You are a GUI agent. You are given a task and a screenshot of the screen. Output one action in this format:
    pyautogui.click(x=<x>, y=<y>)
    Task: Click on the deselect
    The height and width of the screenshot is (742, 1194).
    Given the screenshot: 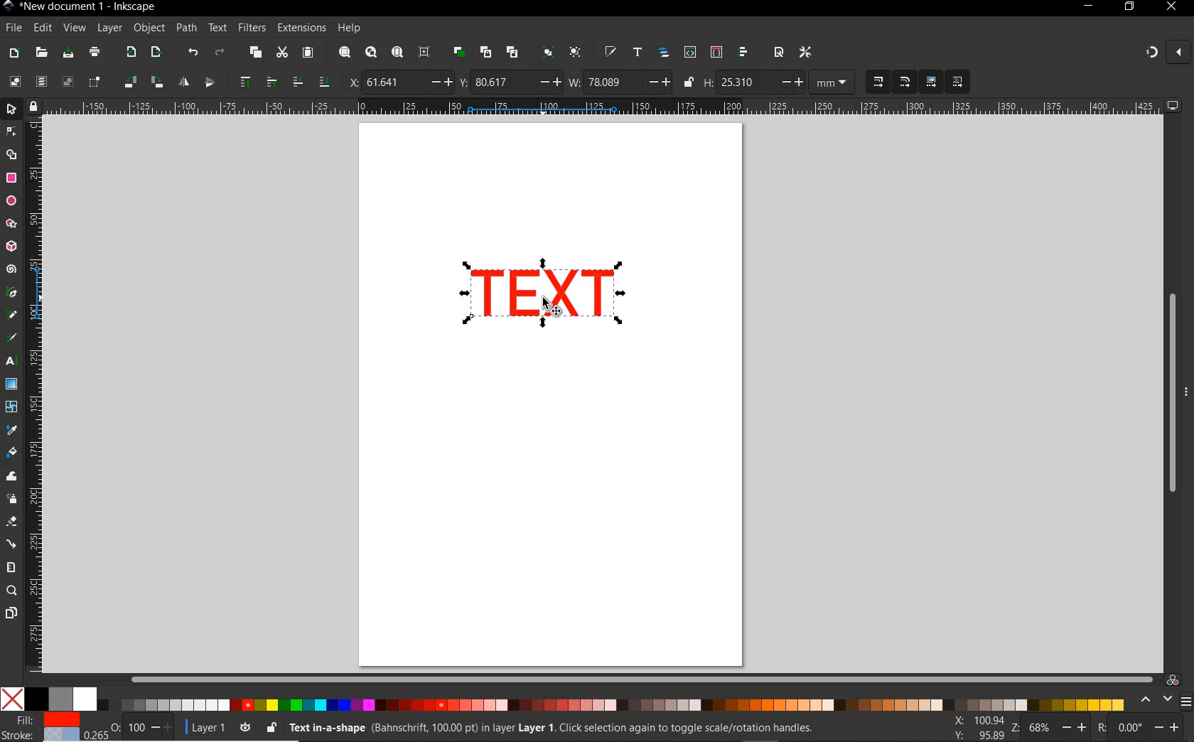 What is the action you would take?
    pyautogui.click(x=66, y=82)
    